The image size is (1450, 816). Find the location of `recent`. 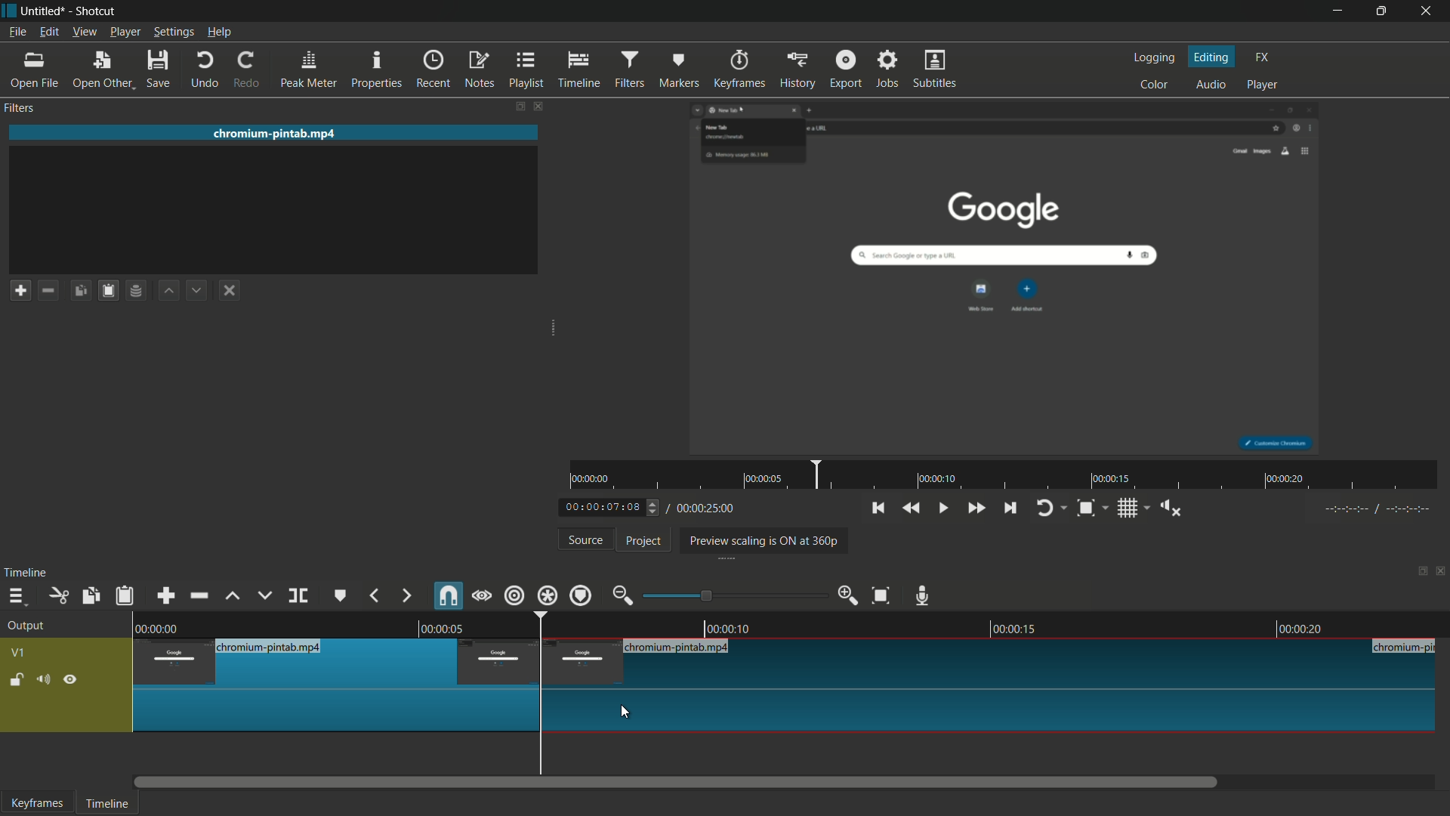

recent is located at coordinates (433, 69).